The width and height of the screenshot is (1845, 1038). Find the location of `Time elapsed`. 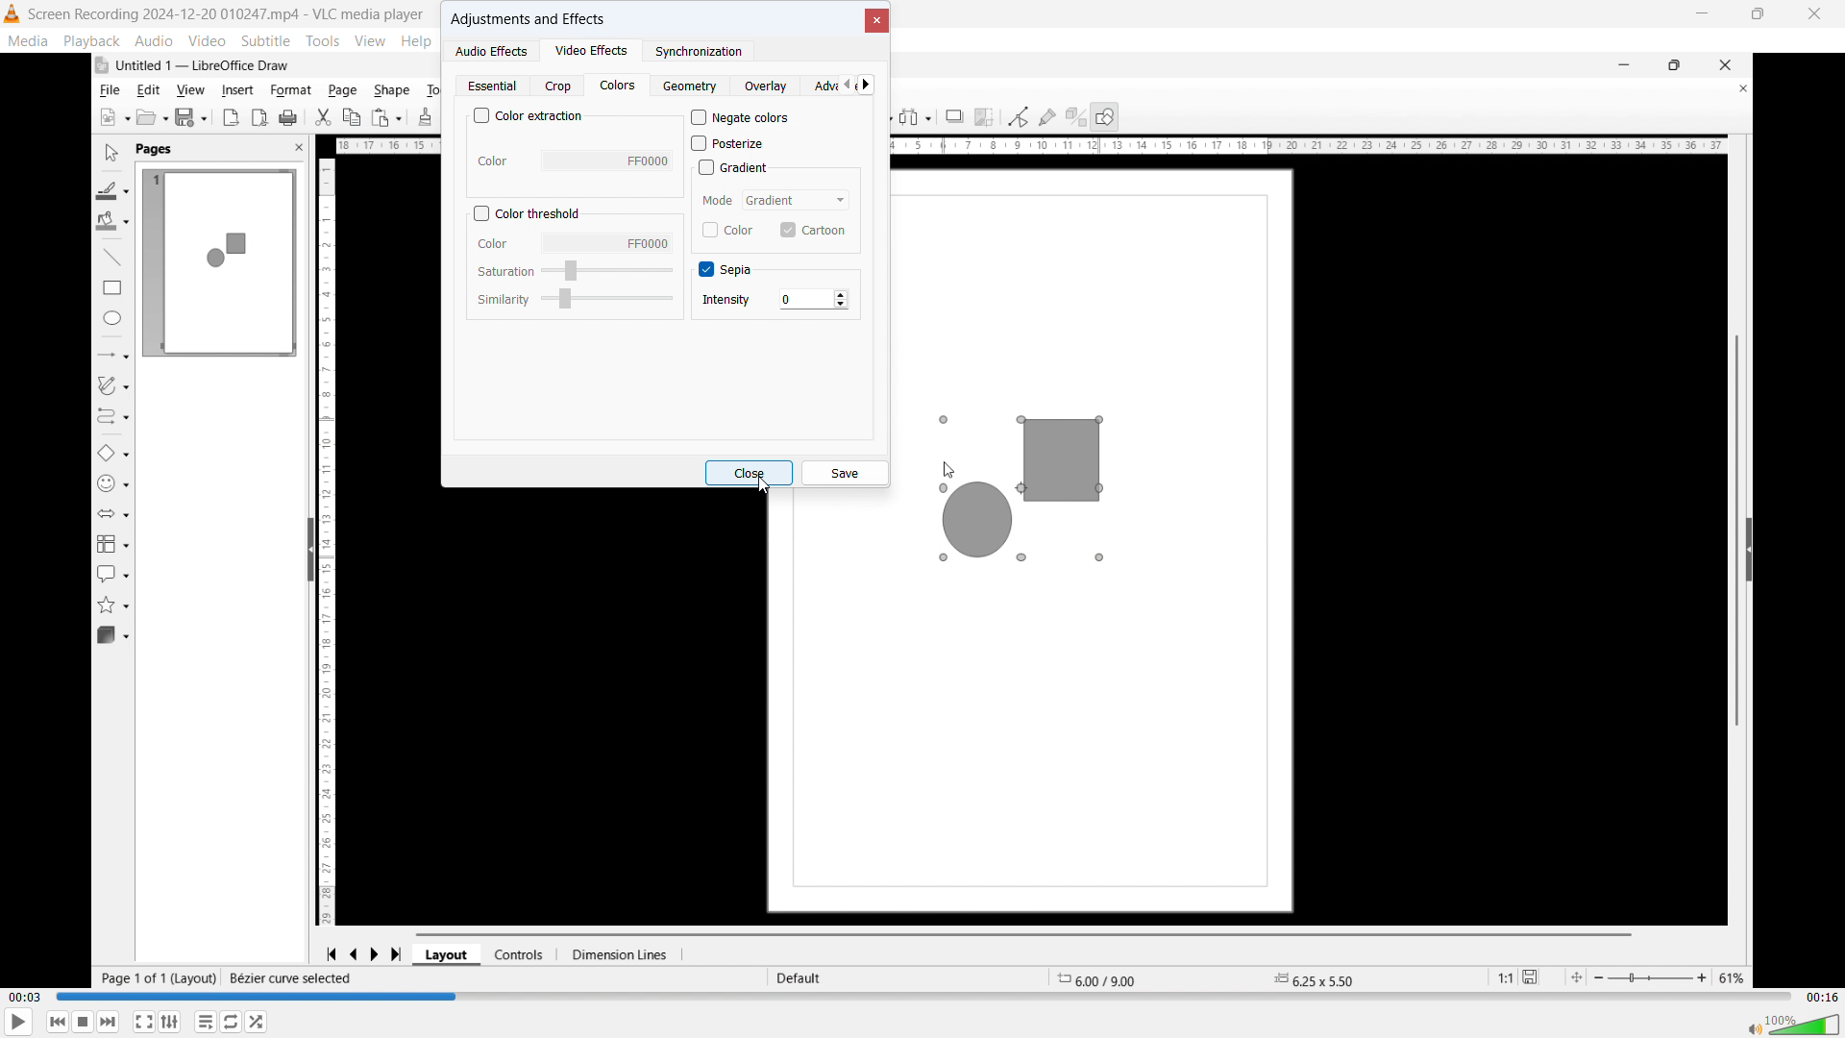

Time elapsed is located at coordinates (27, 998).